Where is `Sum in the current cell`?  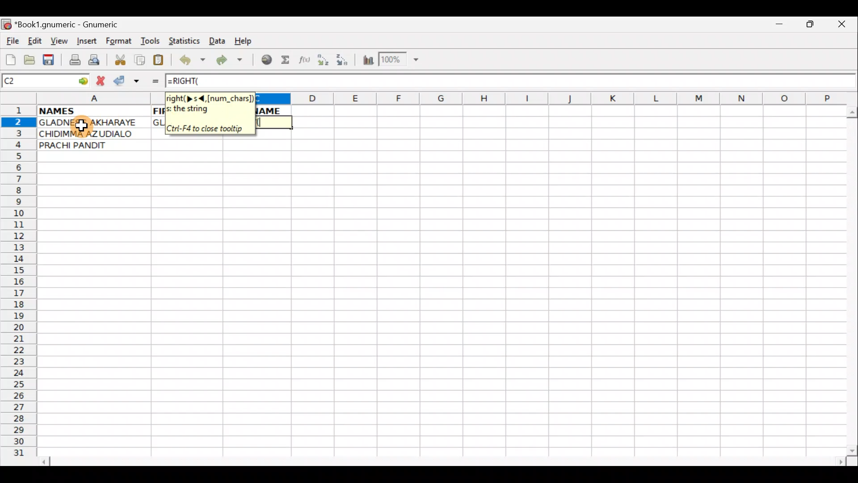 Sum in the current cell is located at coordinates (288, 60).